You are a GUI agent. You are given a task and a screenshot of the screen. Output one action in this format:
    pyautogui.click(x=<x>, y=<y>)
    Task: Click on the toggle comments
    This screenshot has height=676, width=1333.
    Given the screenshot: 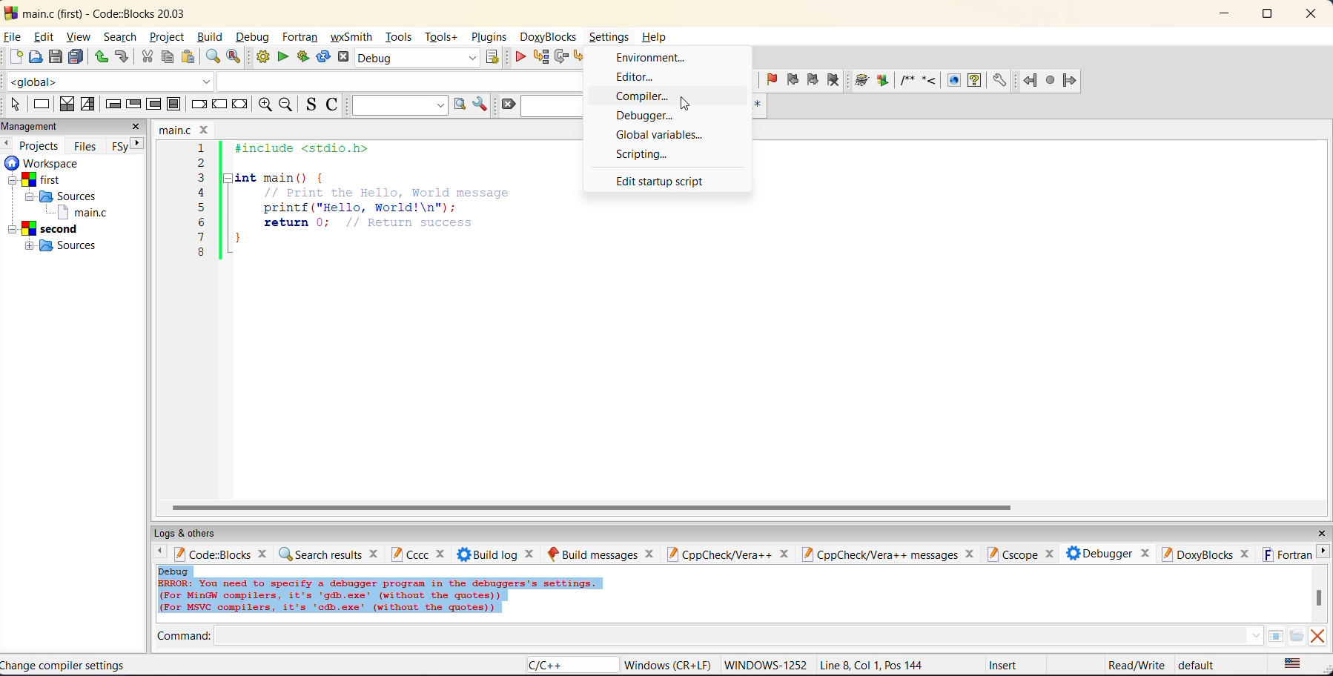 What is the action you would take?
    pyautogui.click(x=334, y=107)
    